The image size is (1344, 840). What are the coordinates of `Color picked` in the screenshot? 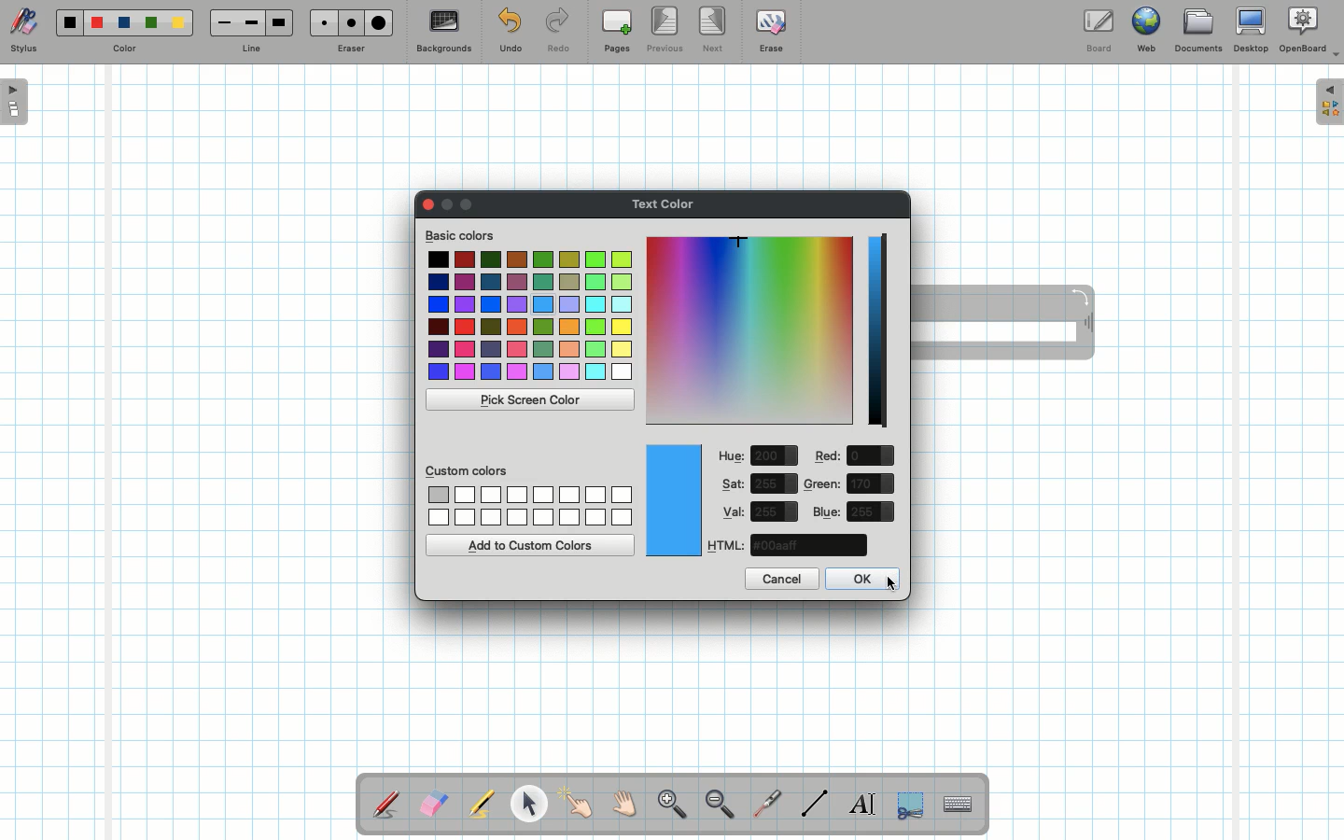 It's located at (673, 500).